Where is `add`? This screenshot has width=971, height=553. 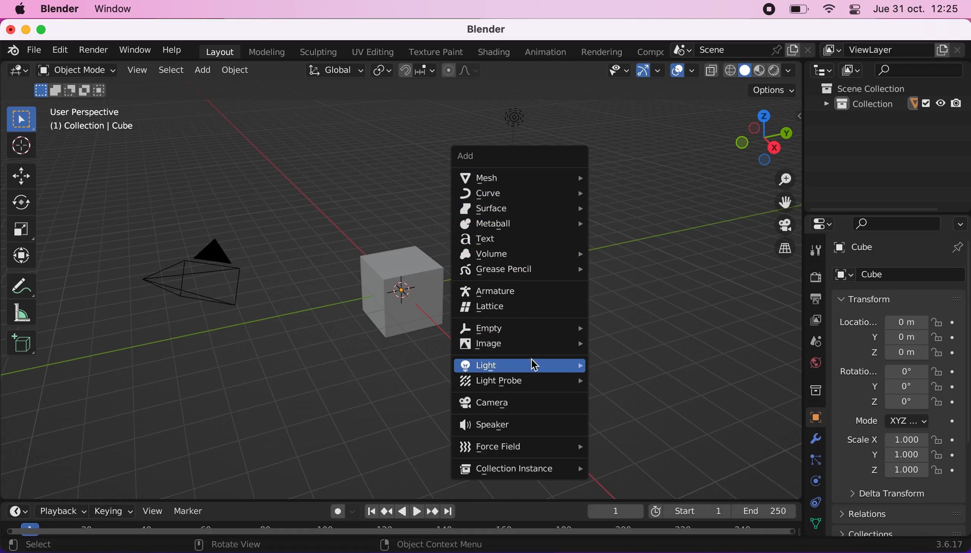
add is located at coordinates (507, 158).